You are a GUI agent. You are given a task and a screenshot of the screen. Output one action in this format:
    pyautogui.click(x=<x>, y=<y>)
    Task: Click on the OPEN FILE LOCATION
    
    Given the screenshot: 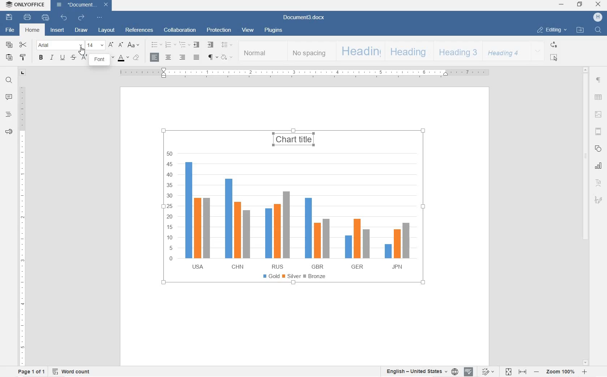 What is the action you would take?
    pyautogui.click(x=581, y=30)
    